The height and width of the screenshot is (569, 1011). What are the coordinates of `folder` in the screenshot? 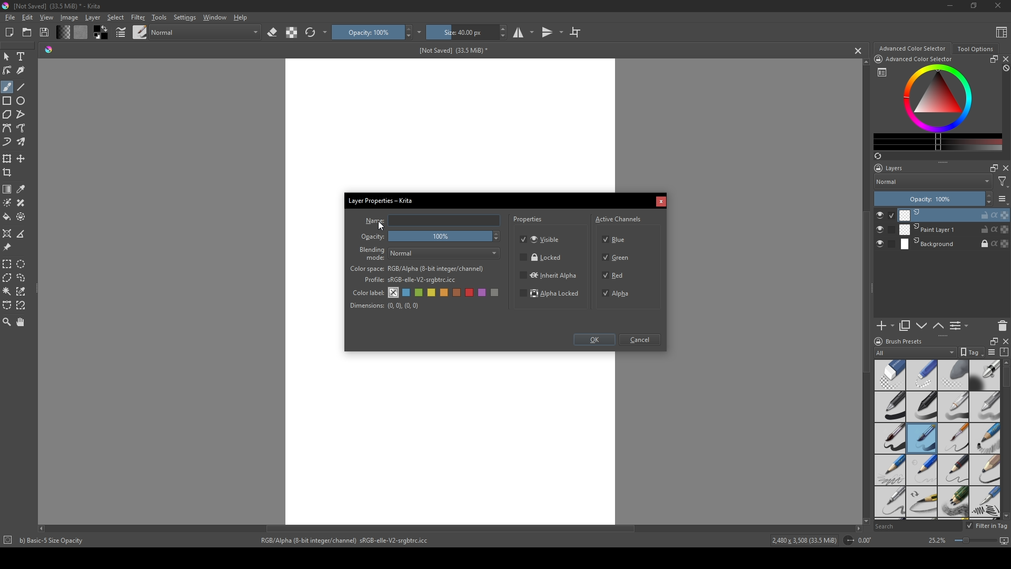 It's located at (27, 33).